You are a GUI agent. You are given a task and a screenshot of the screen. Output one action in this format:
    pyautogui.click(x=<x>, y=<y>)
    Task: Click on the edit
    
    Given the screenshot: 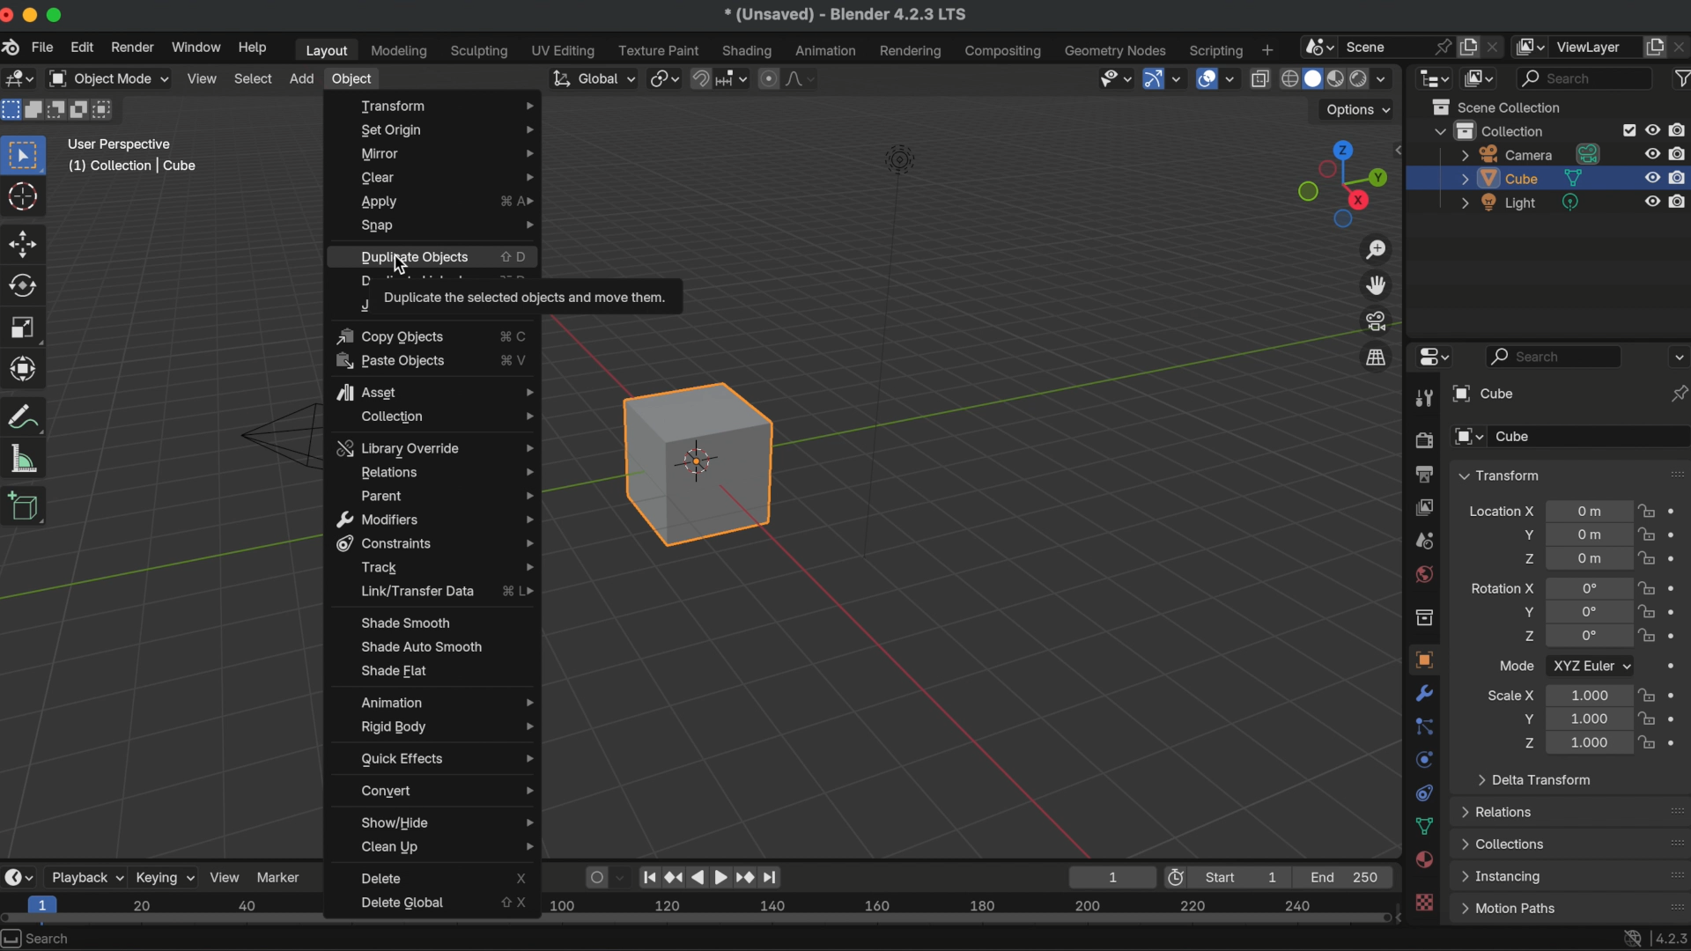 What is the action you would take?
    pyautogui.click(x=83, y=49)
    